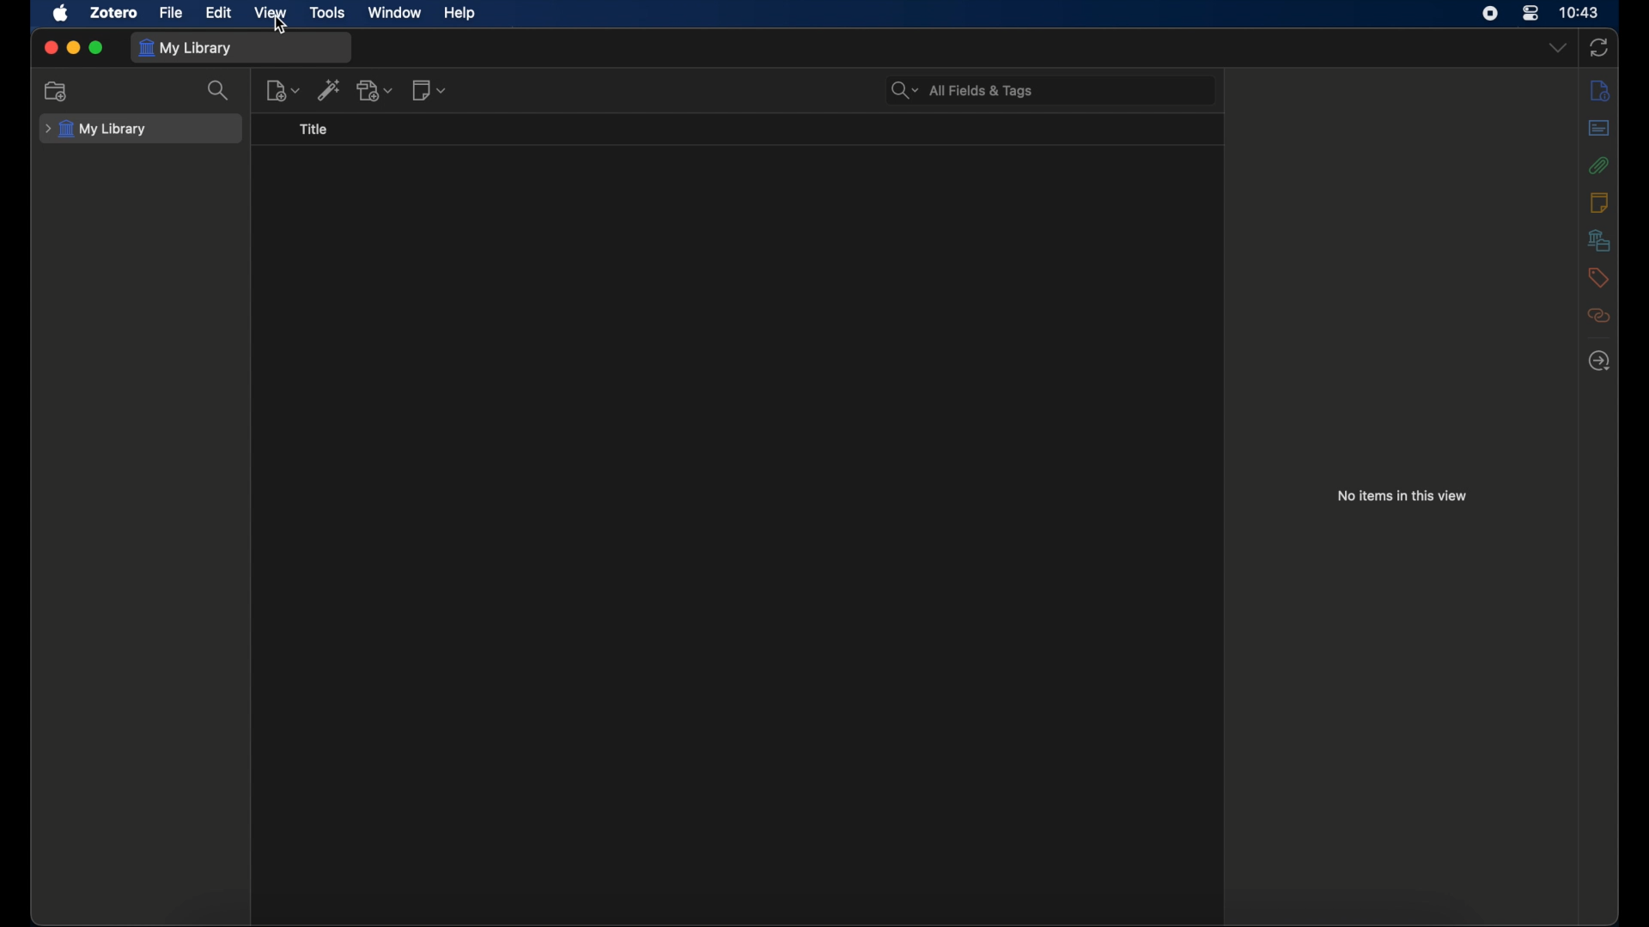  What do you see at coordinates (315, 130) in the screenshot?
I see `title` at bounding box center [315, 130].